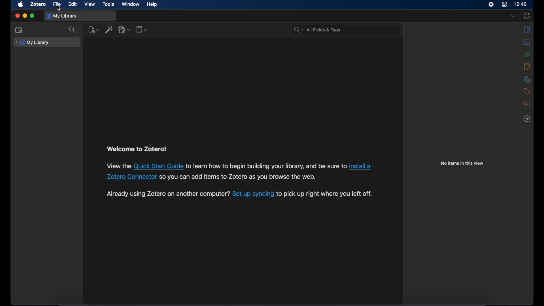  What do you see at coordinates (73, 4) in the screenshot?
I see `edit` at bounding box center [73, 4].